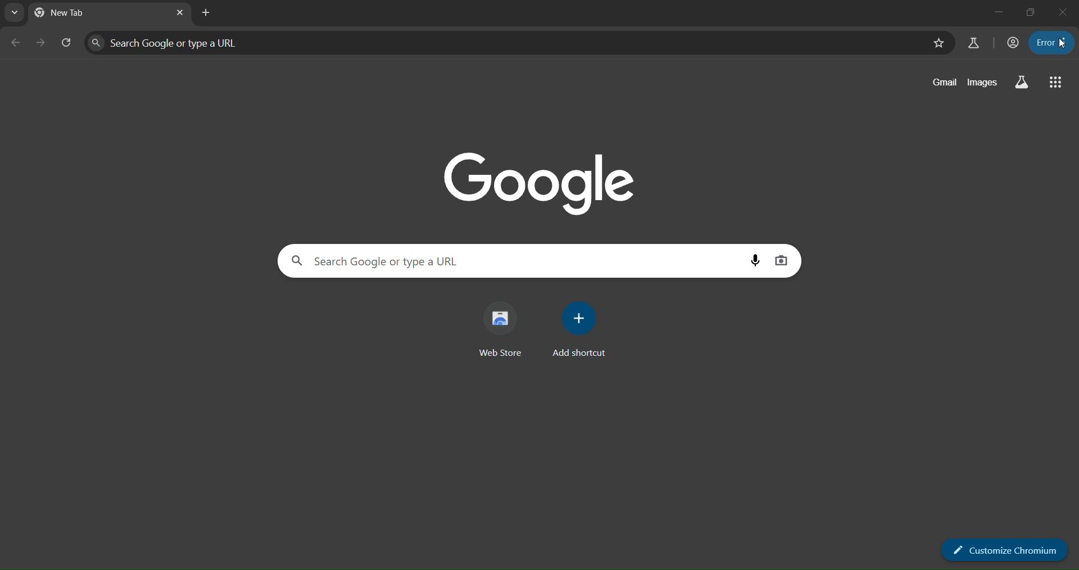 This screenshot has width=1079, height=570. I want to click on voice search, so click(783, 260).